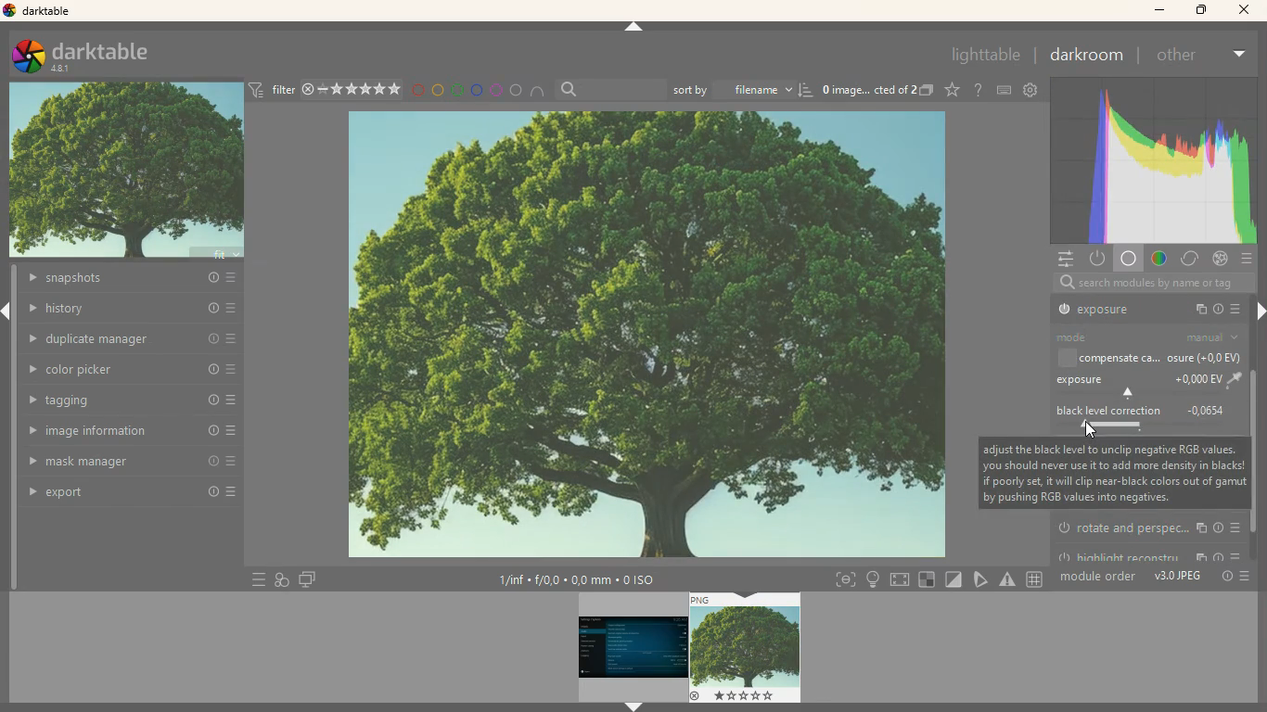 Image resolution: width=1267 pixels, height=712 pixels. I want to click on change, so click(1190, 260).